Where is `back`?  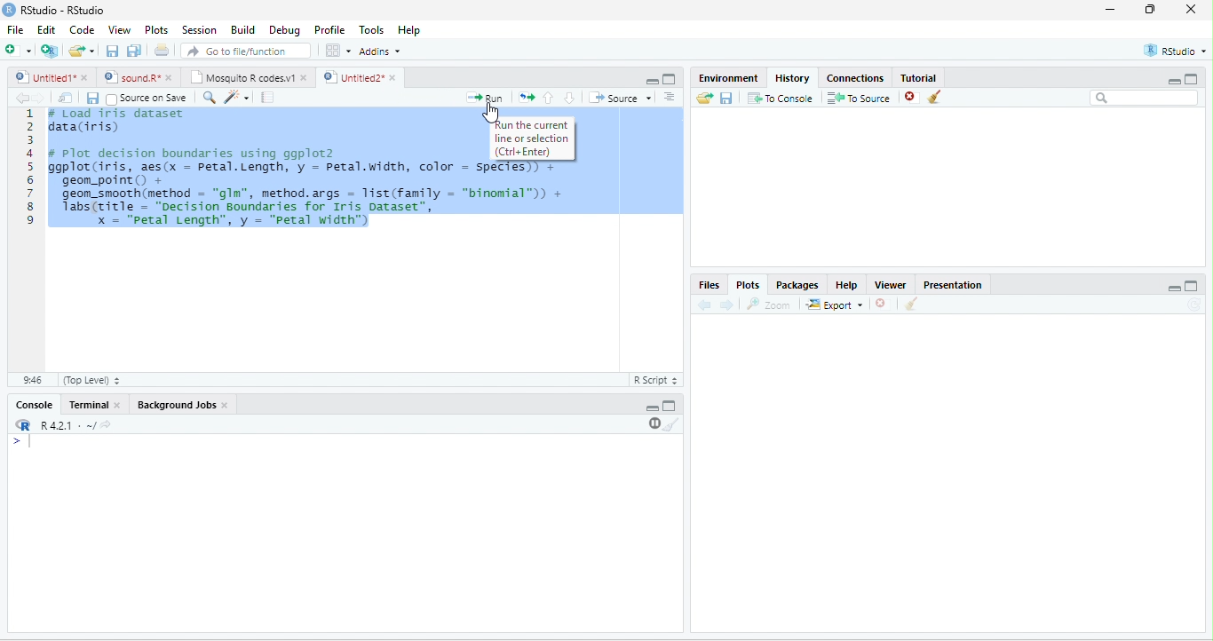 back is located at coordinates (703, 305).